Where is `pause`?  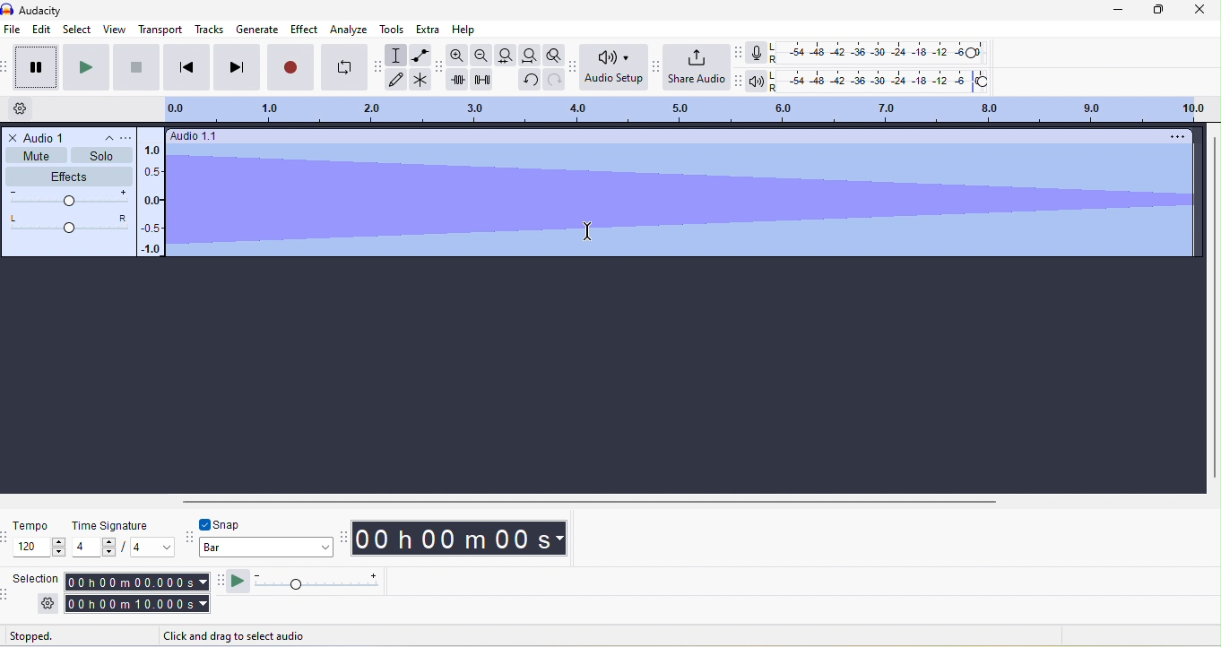 pause is located at coordinates (34, 67).